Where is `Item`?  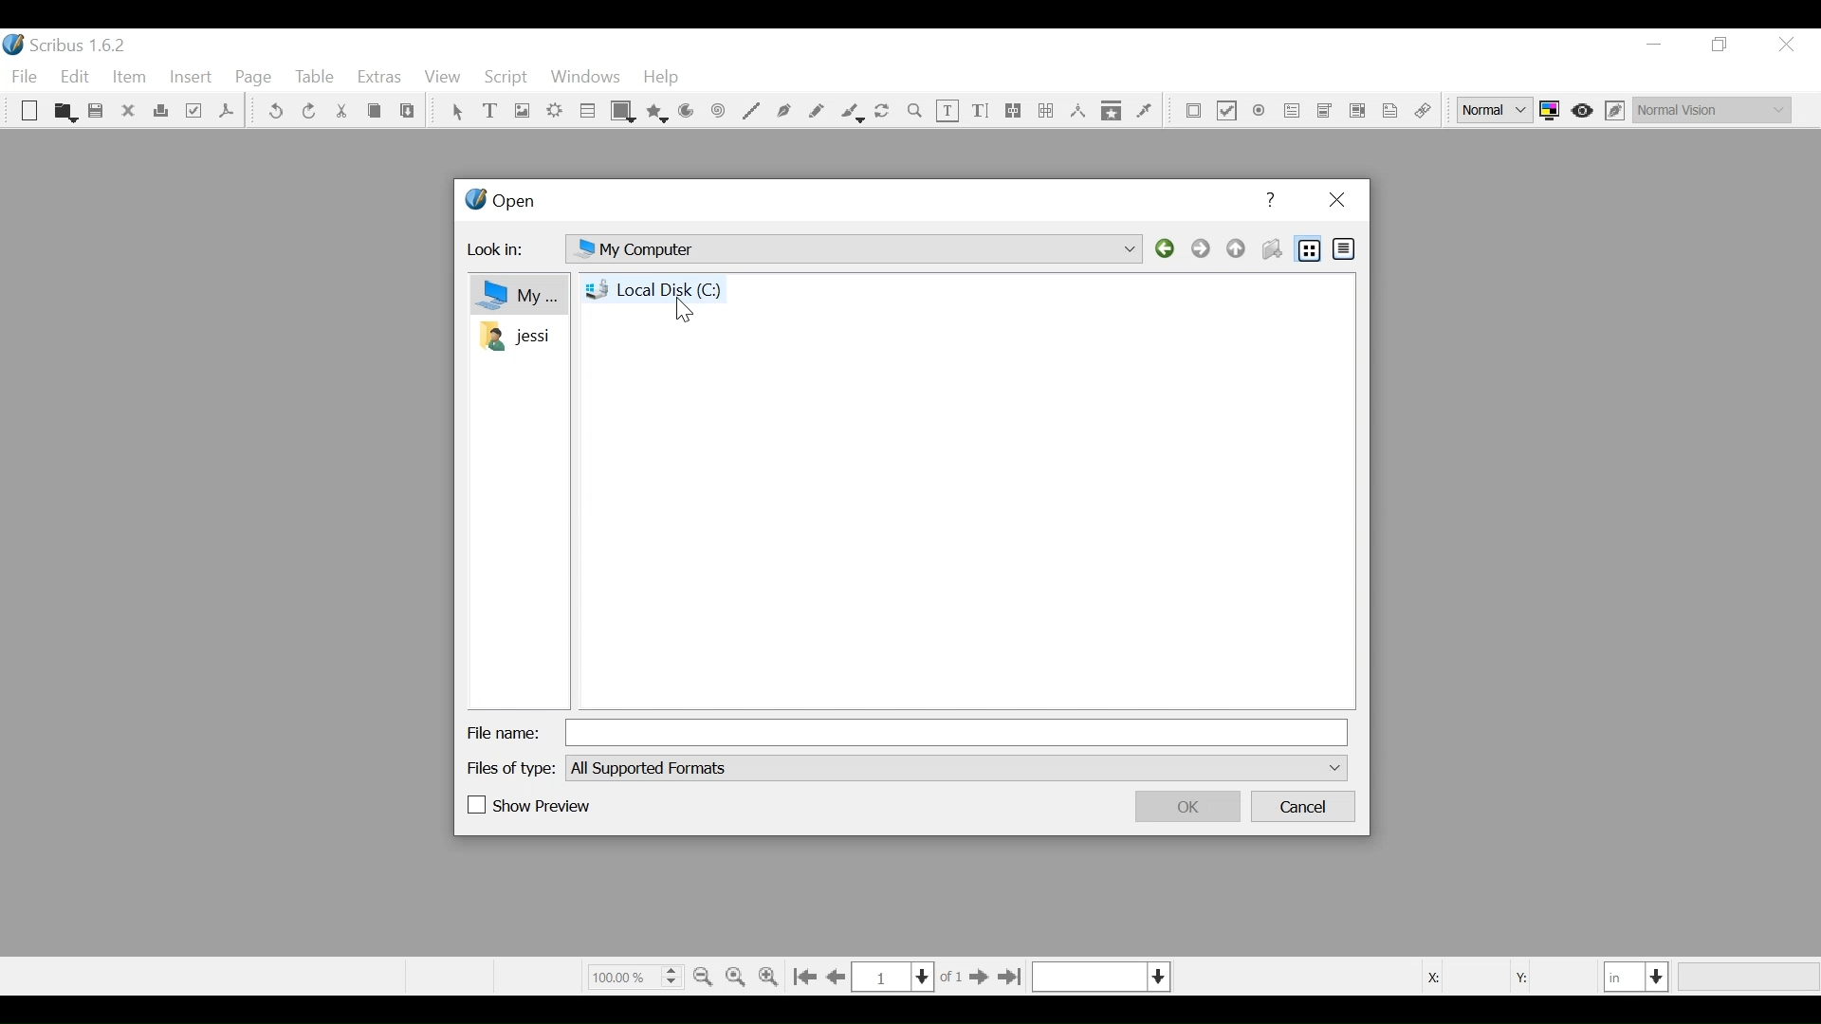 Item is located at coordinates (128, 78).